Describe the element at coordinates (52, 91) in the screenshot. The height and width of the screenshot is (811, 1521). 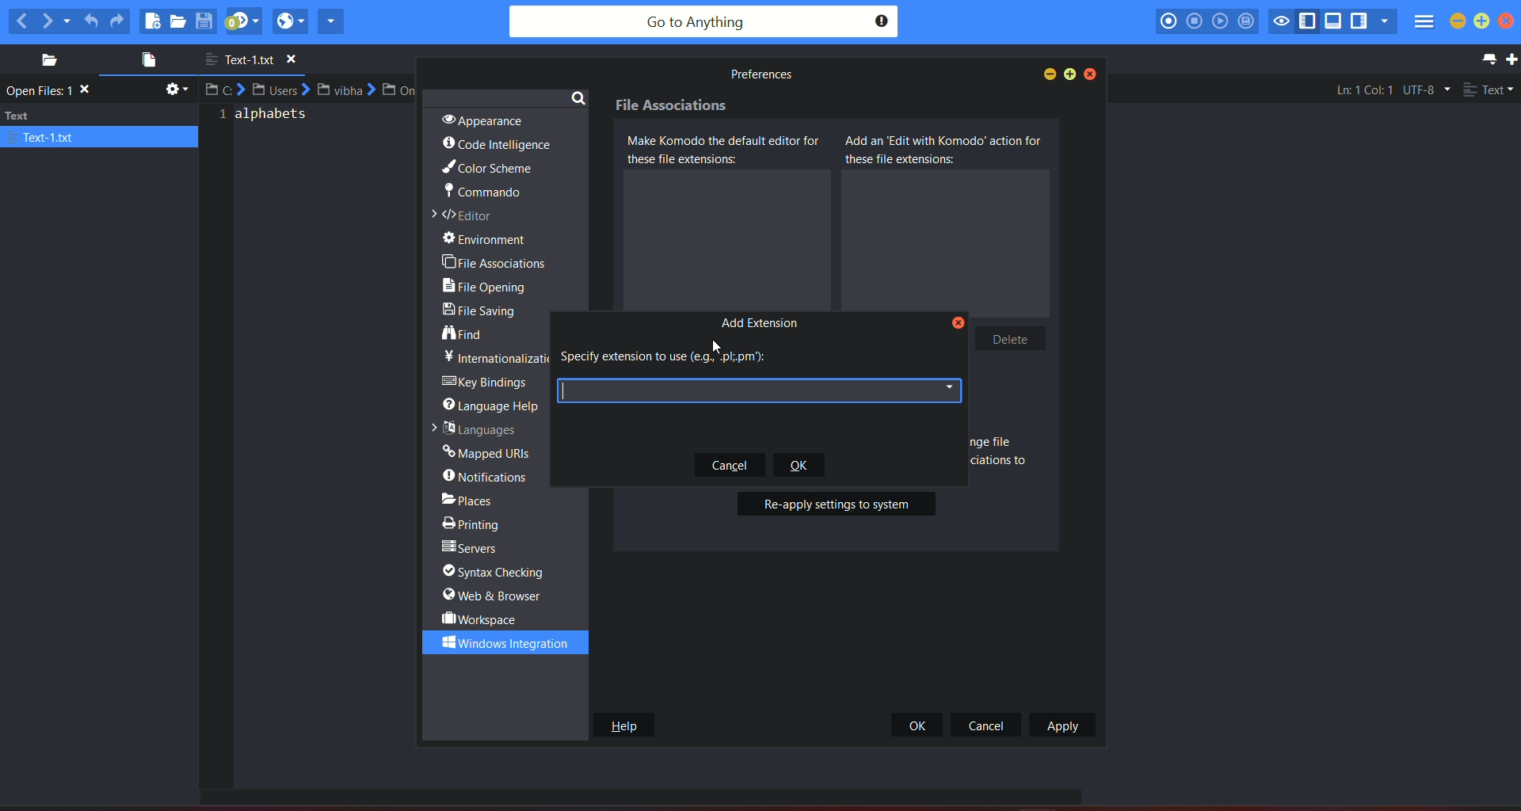
I see `text` at that location.